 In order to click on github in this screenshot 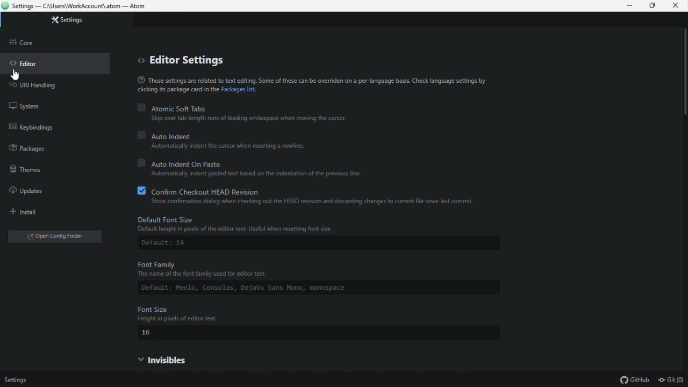, I will do `click(633, 380)`.